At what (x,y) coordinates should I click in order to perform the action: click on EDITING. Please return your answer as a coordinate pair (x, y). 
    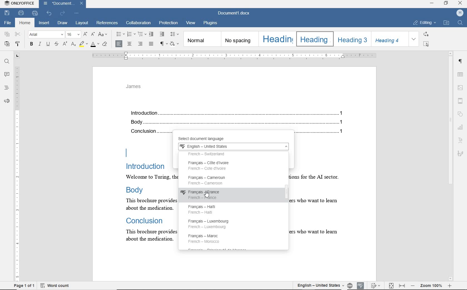
    Looking at the image, I should click on (425, 23).